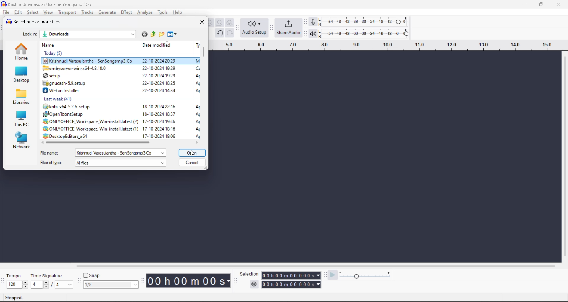 Image resolution: width=568 pixels, height=302 pixels. I want to click on speed selector, so click(17, 285).